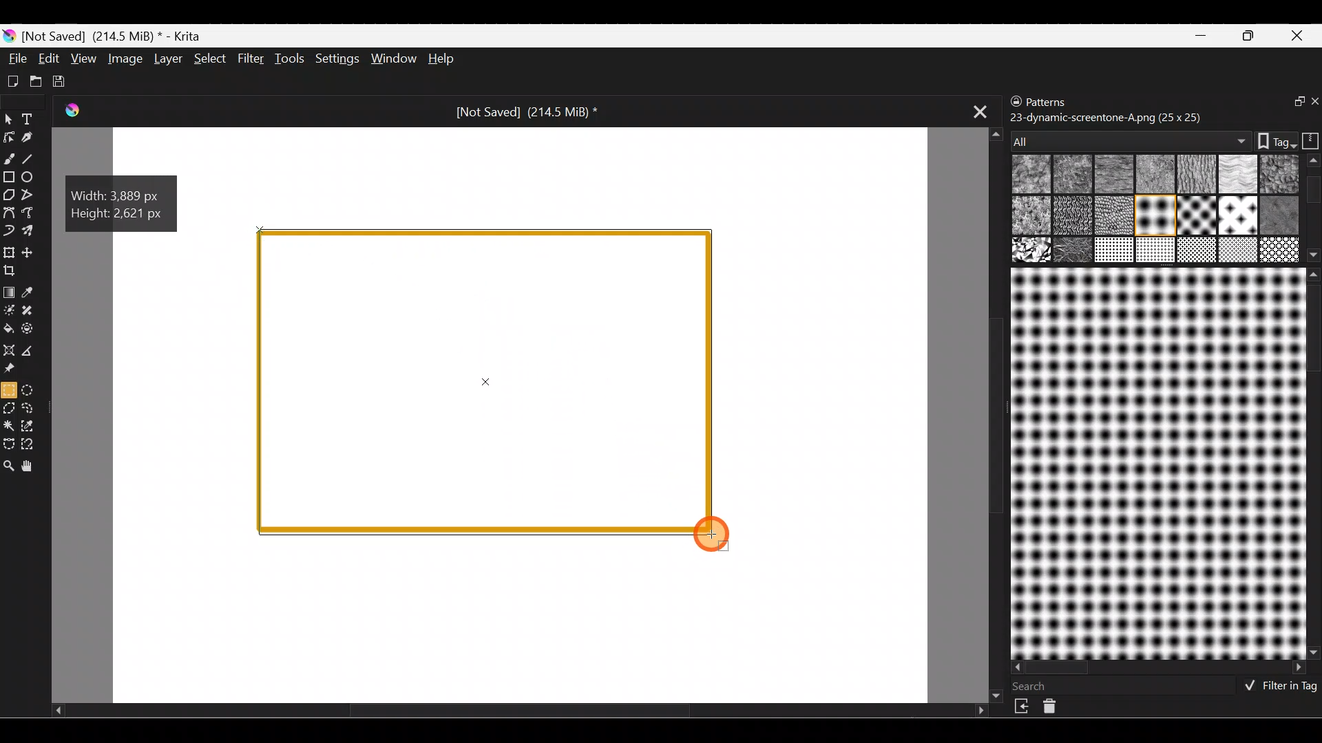 The image size is (1322, 743). What do you see at coordinates (15, 58) in the screenshot?
I see `File` at bounding box center [15, 58].